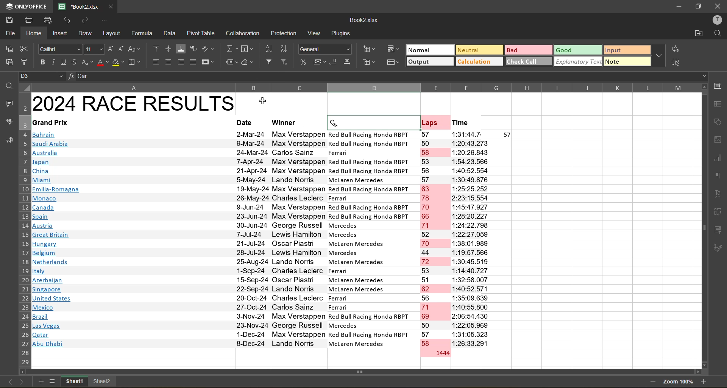 The width and height of the screenshot is (727, 388). Describe the element at coordinates (73, 62) in the screenshot. I see `strikethrough` at that location.